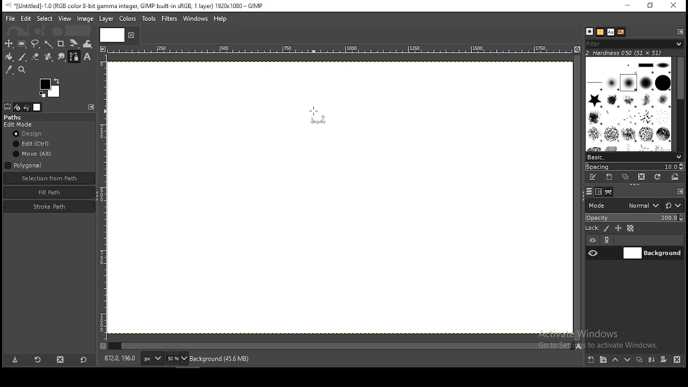  What do you see at coordinates (62, 43) in the screenshot?
I see `crop tool` at bounding box center [62, 43].